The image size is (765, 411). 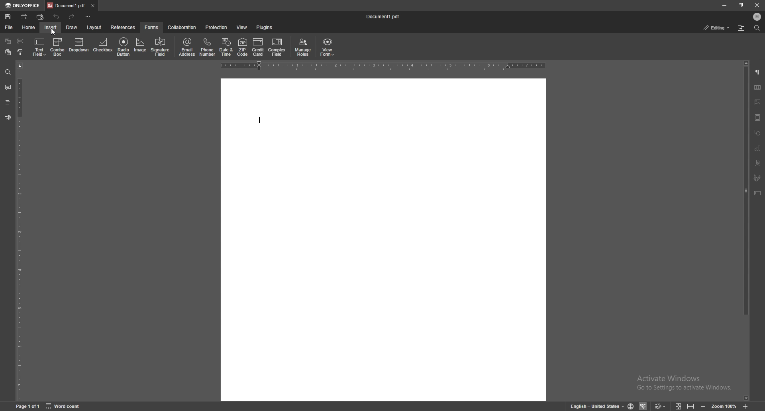 What do you see at coordinates (384, 239) in the screenshot?
I see `doc` at bounding box center [384, 239].